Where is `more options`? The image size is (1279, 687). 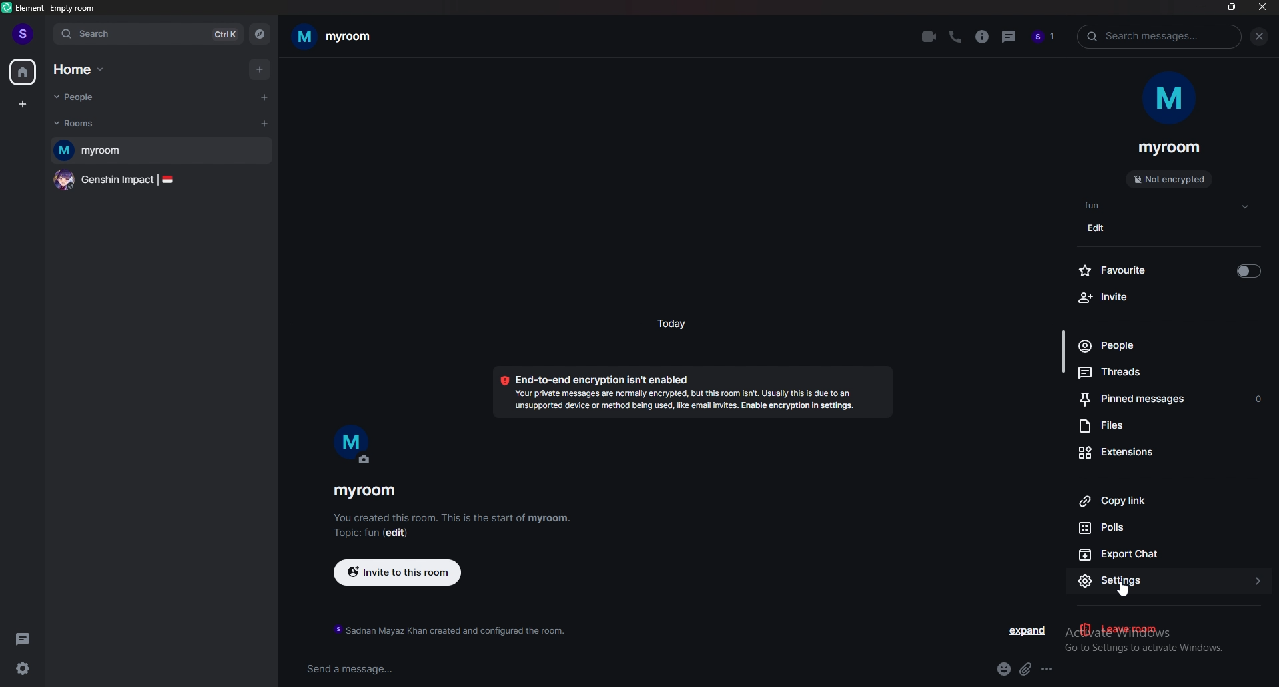 more options is located at coordinates (1051, 668).